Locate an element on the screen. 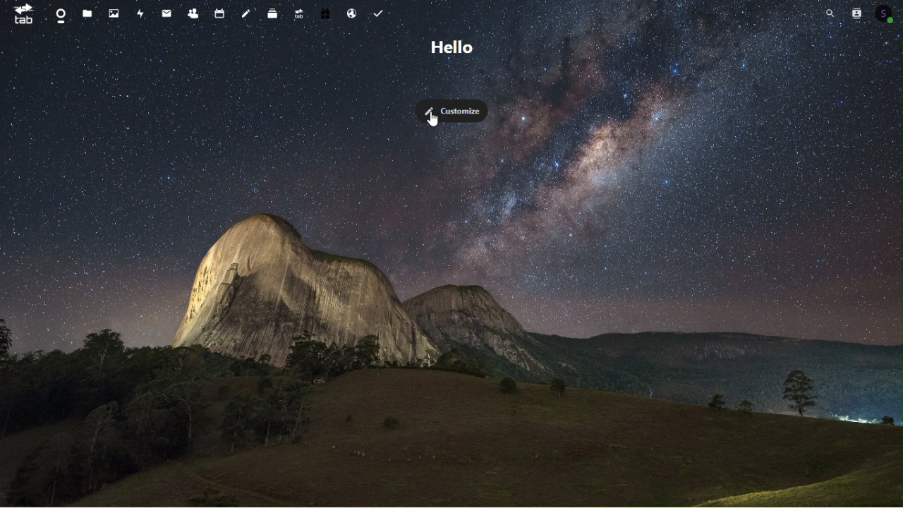 The width and height of the screenshot is (903, 508). Search is located at coordinates (830, 13).